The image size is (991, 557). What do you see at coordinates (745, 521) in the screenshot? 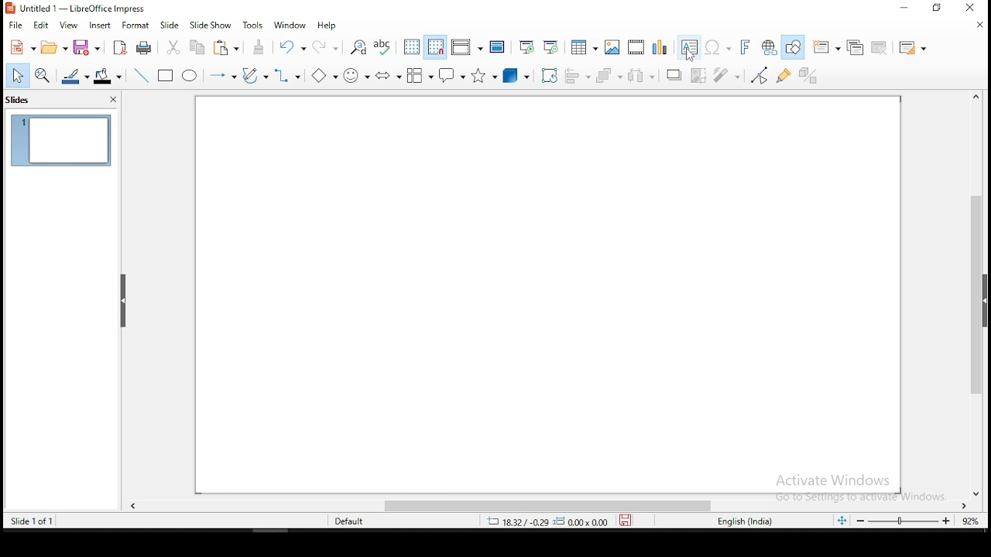
I see `English (India)` at bounding box center [745, 521].